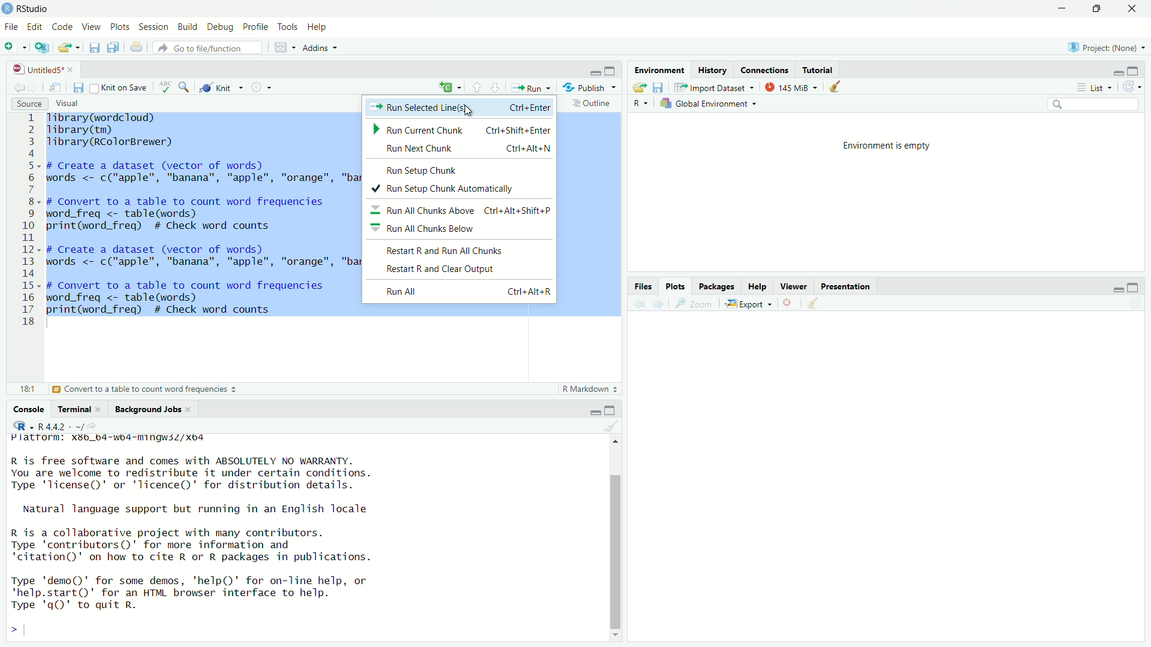  Describe the element at coordinates (188, 27) in the screenshot. I see `Build` at that location.